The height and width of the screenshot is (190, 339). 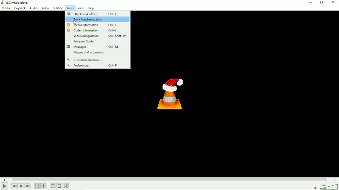 I want to click on Cursor, so click(x=75, y=24).